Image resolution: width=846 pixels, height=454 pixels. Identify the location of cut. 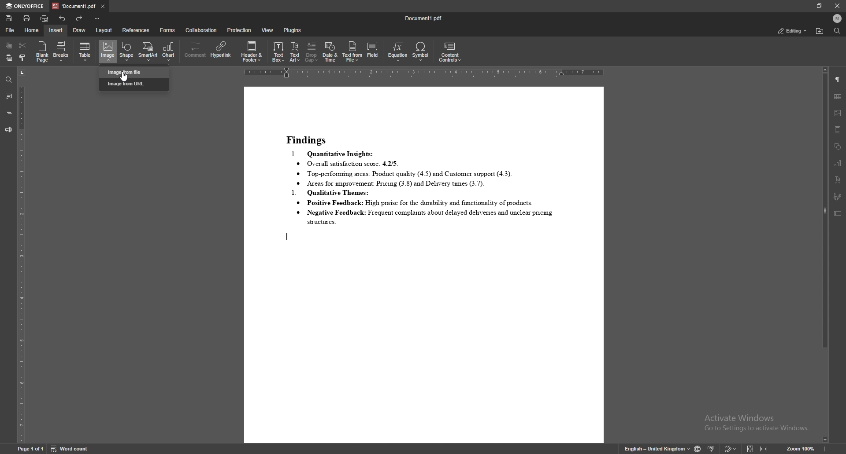
(23, 44).